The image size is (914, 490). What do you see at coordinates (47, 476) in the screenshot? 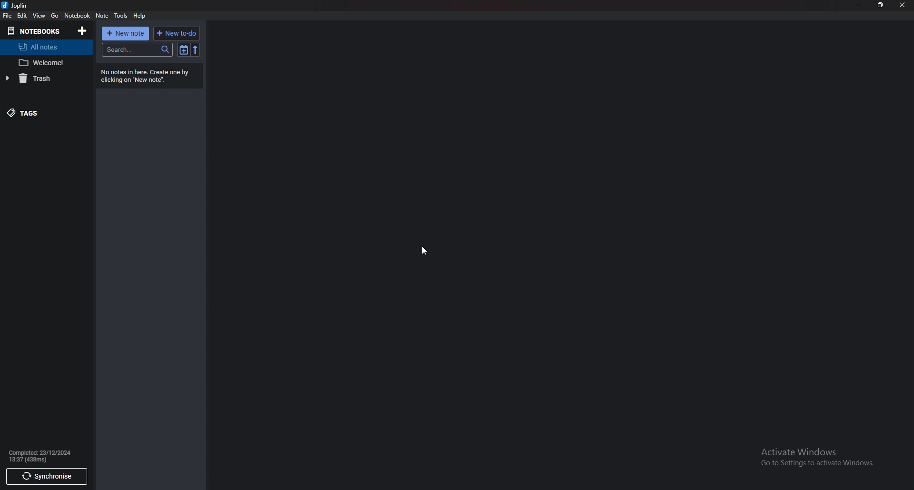
I see `Synchronize` at bounding box center [47, 476].